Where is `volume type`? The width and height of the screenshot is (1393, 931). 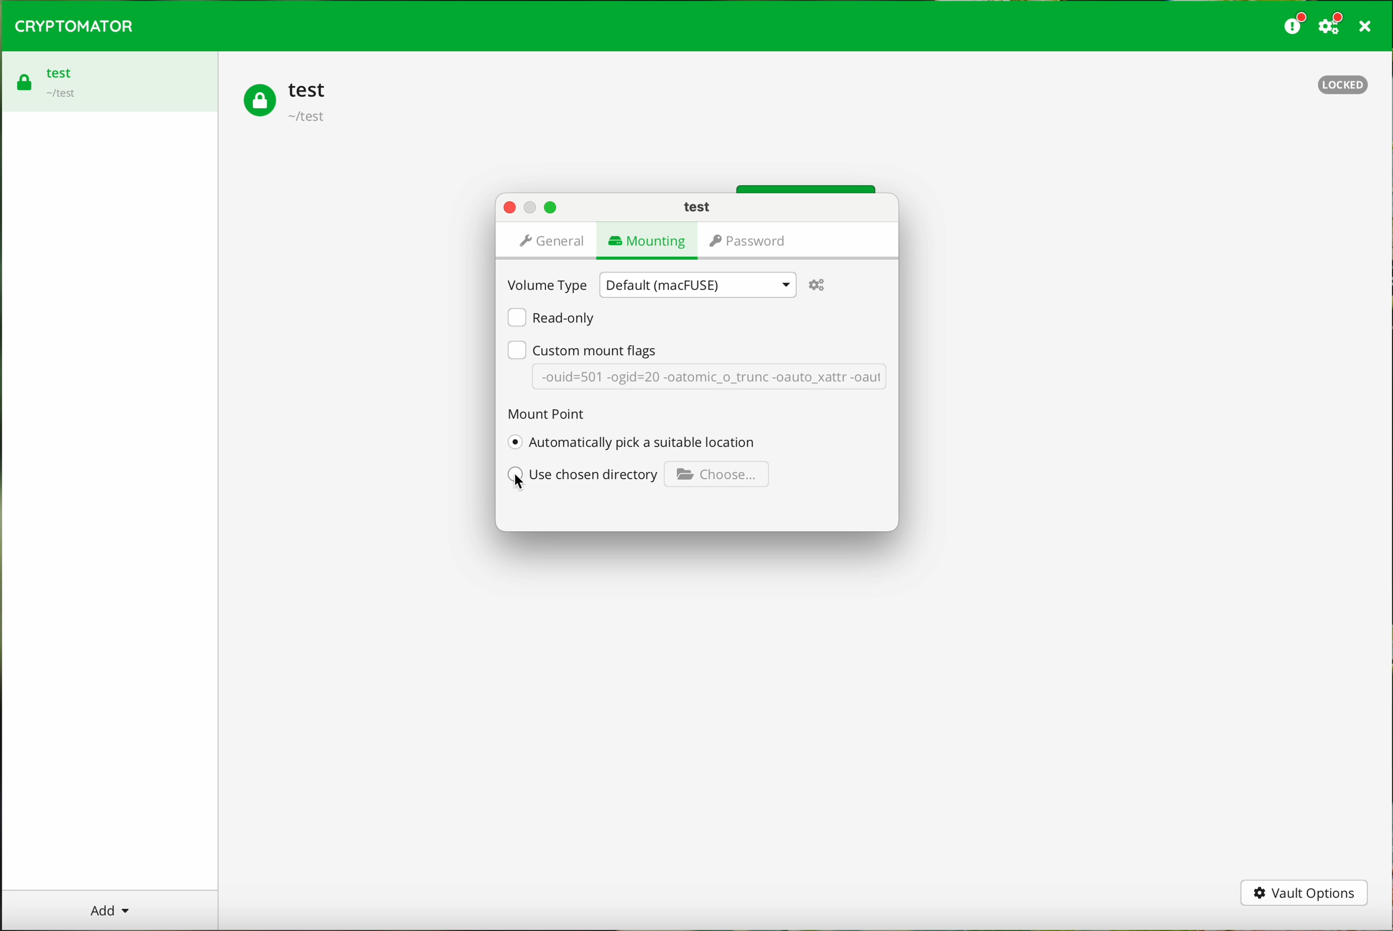
volume type is located at coordinates (547, 284).